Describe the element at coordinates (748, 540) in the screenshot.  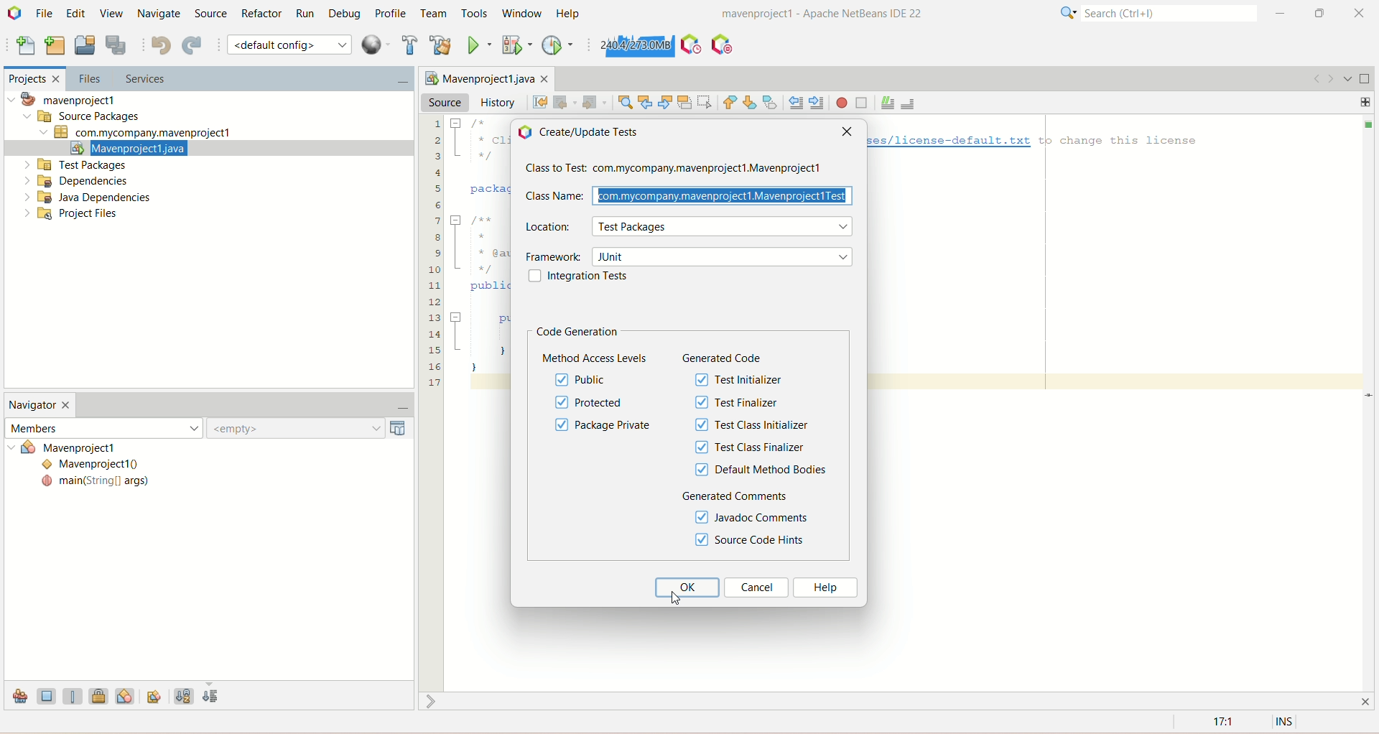
I see `source code hints` at that location.